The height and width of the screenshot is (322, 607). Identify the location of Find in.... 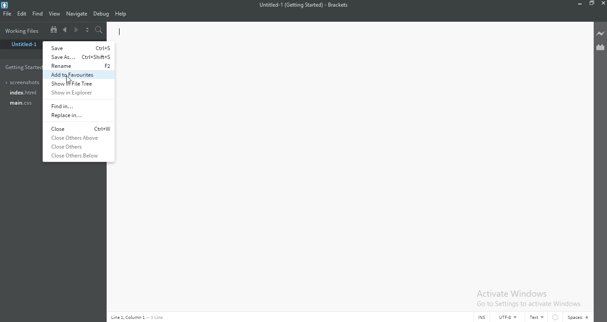
(79, 106).